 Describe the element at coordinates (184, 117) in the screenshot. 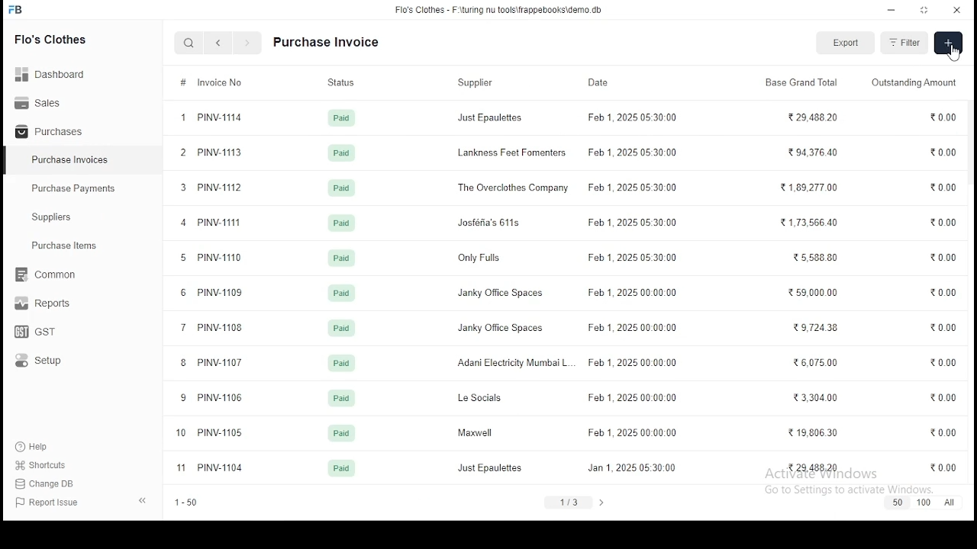

I see `1` at that location.